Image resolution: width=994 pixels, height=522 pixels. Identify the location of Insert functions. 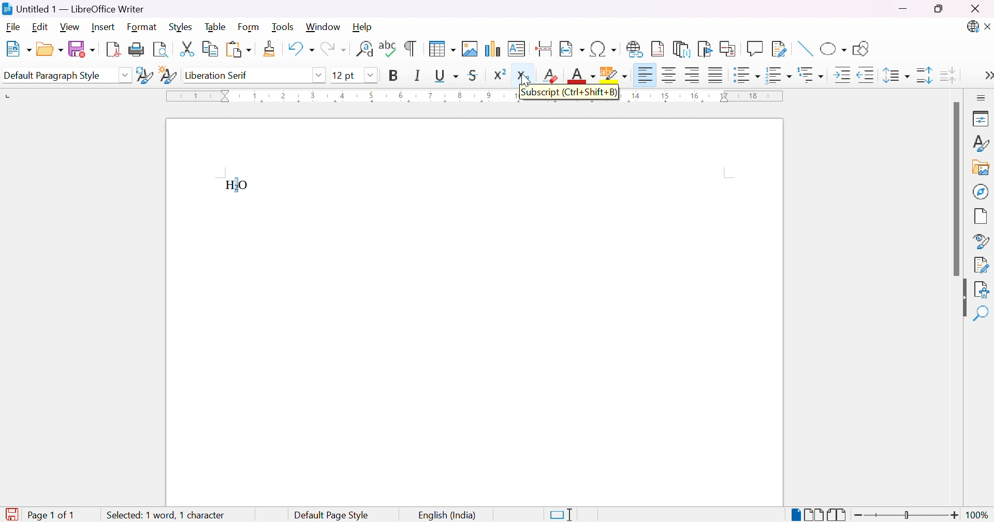
(754, 49).